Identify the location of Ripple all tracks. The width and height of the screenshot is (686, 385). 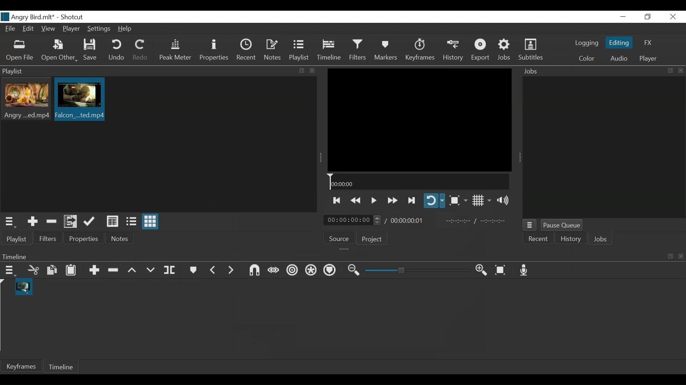
(329, 271).